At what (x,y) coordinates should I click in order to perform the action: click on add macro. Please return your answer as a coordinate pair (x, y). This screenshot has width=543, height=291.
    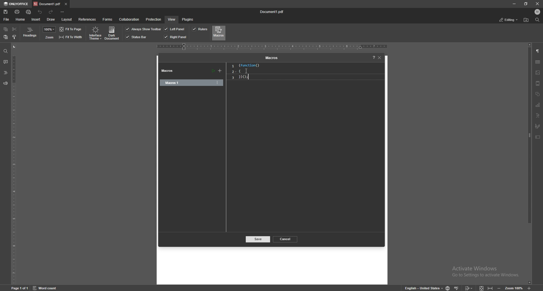
    Looking at the image, I should click on (220, 71).